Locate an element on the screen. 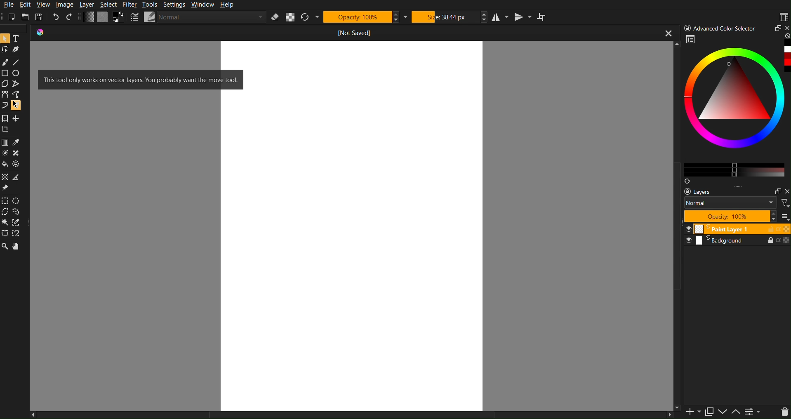 This screenshot has width=791, height=419. Filter is located at coordinates (132, 4).